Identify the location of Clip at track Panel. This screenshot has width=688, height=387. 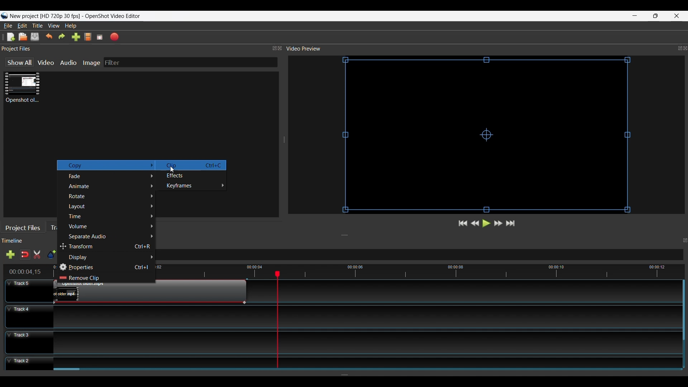
(149, 294).